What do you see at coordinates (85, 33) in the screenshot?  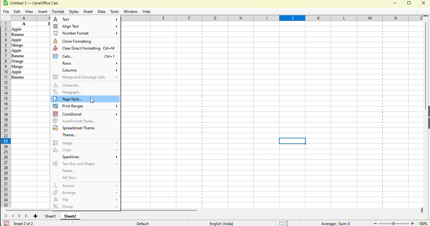 I see `number format` at bounding box center [85, 33].